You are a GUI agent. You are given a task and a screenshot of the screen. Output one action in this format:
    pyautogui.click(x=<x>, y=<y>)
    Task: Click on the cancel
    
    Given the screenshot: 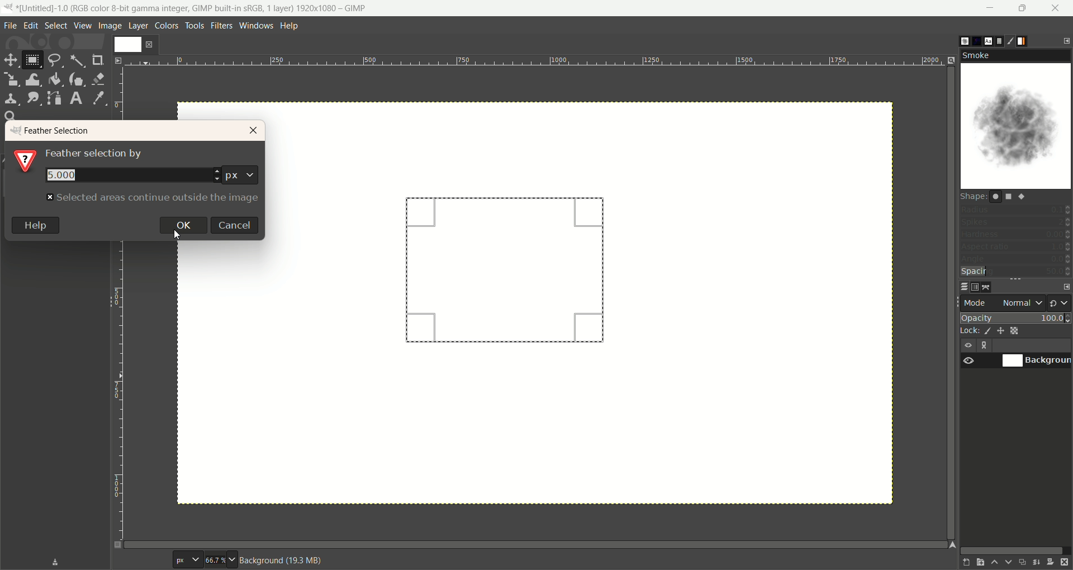 What is the action you would take?
    pyautogui.click(x=234, y=227)
    